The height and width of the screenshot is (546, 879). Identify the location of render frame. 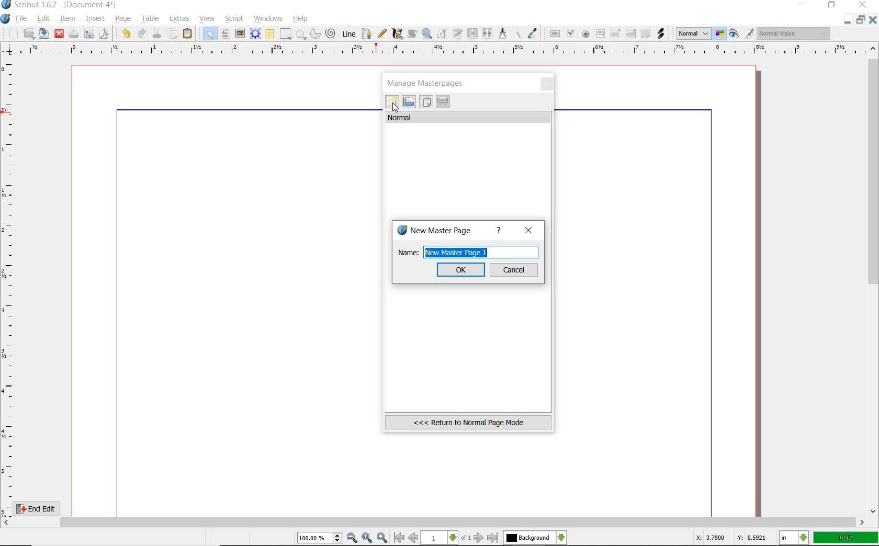
(255, 33).